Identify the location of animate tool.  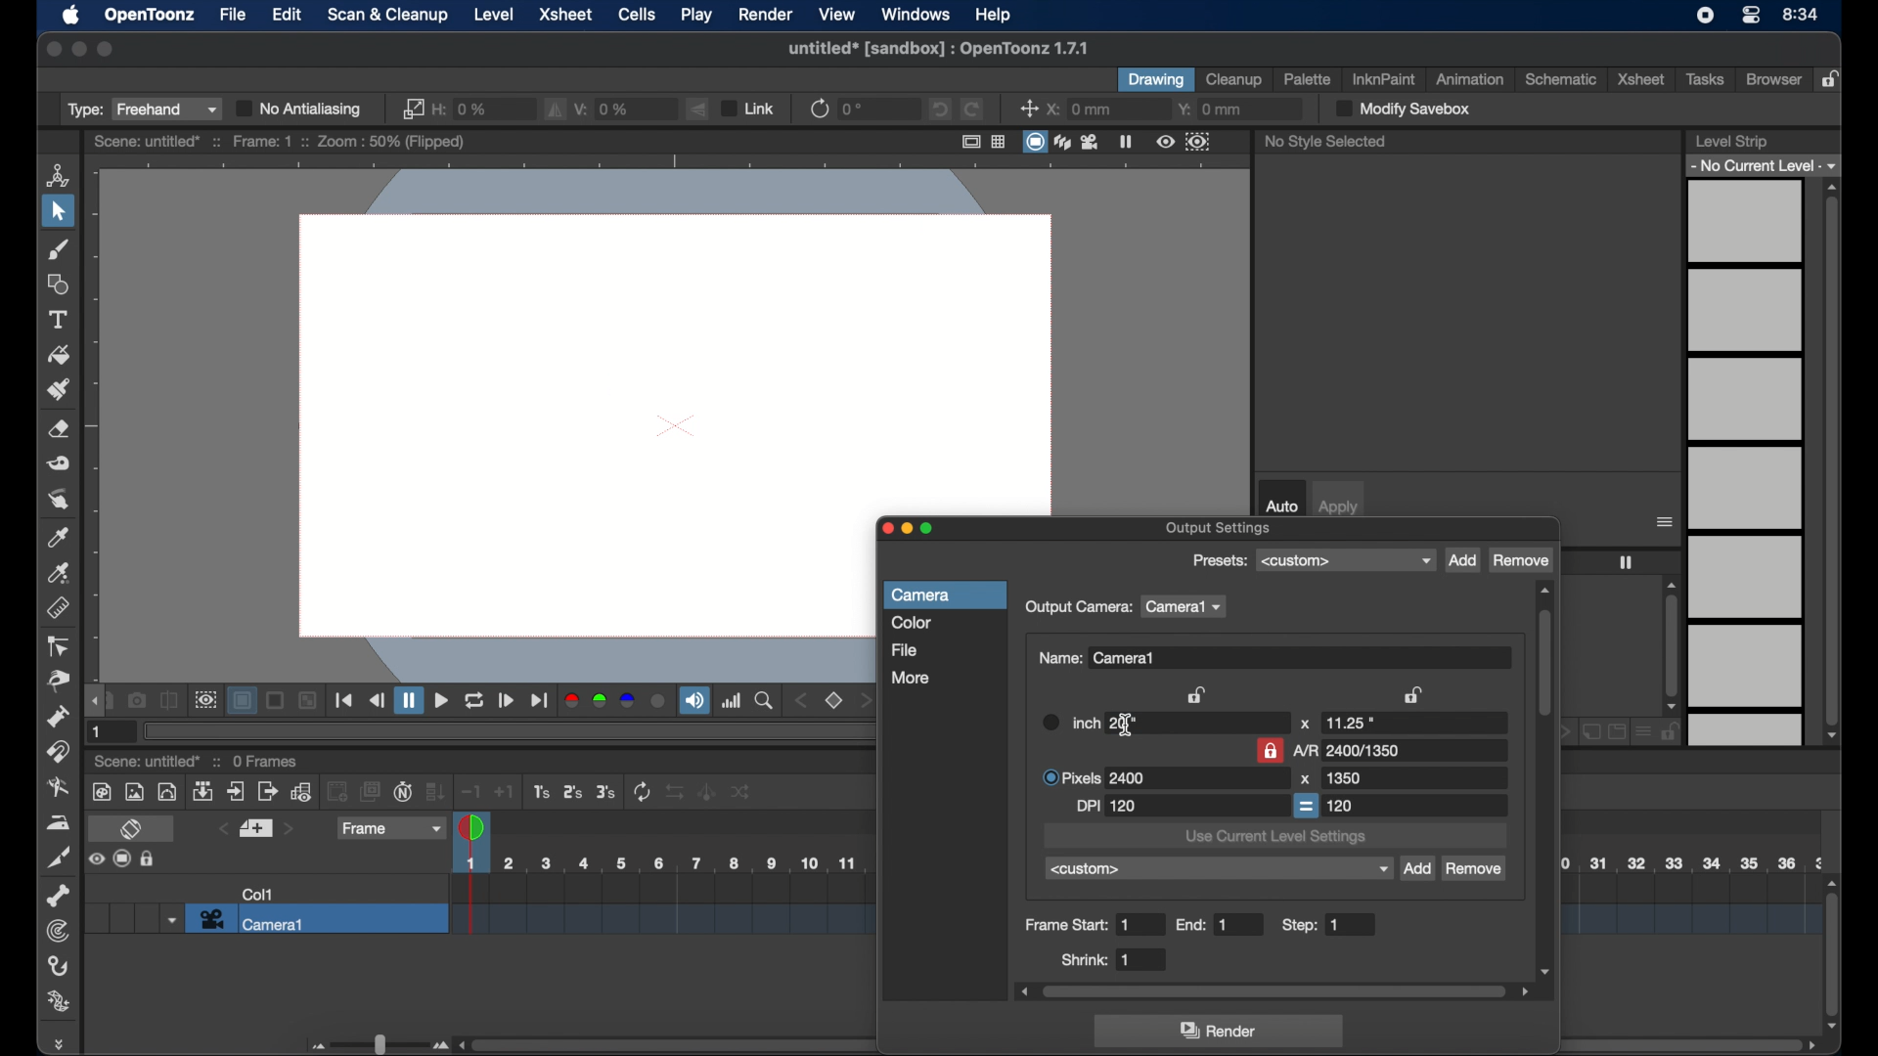
(58, 174).